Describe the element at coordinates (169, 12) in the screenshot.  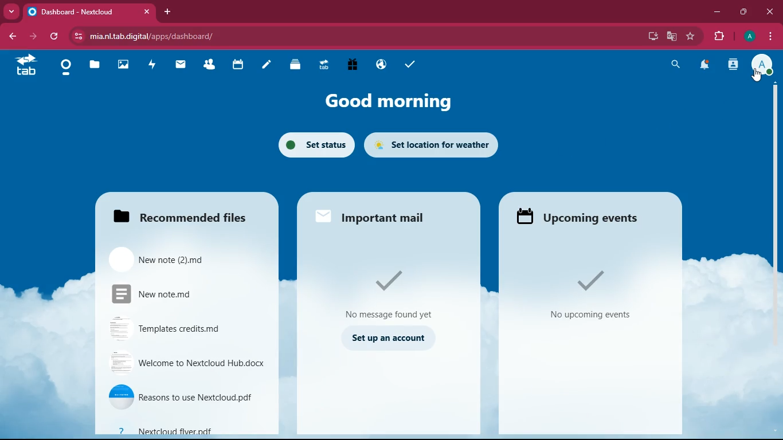
I see `add tab` at that location.